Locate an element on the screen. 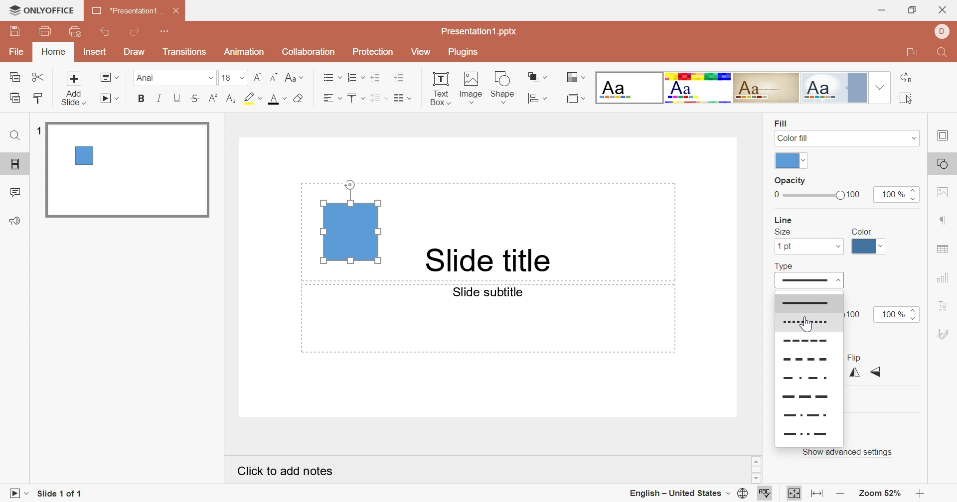 Image resolution: width=957 pixels, height=502 pixels. Color is located at coordinates (870, 249).